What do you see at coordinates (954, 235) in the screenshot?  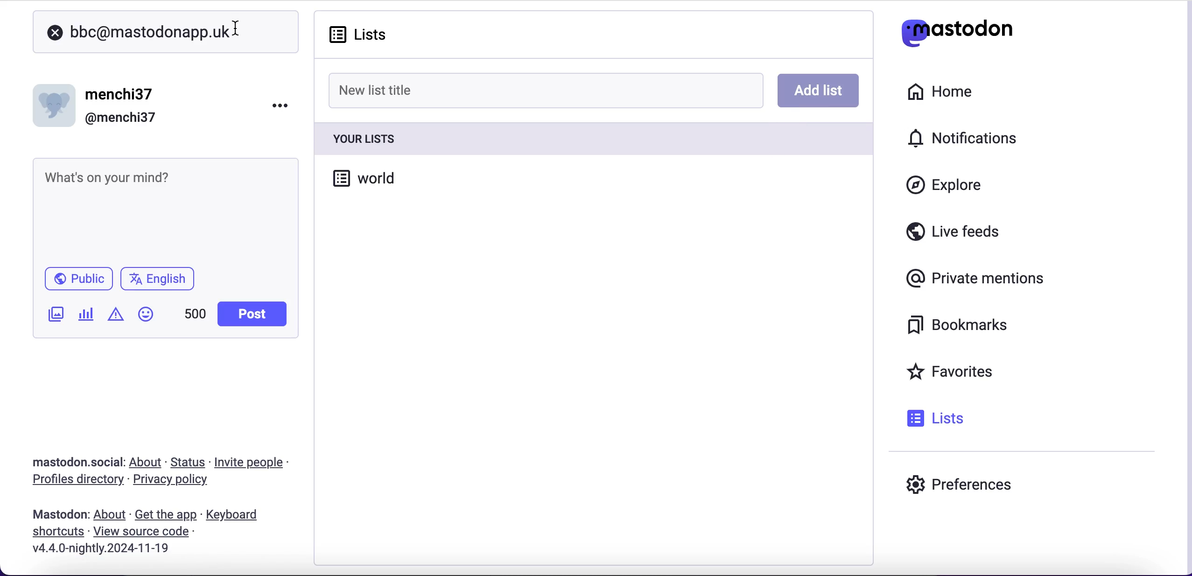 I see `live feeds` at bounding box center [954, 235].